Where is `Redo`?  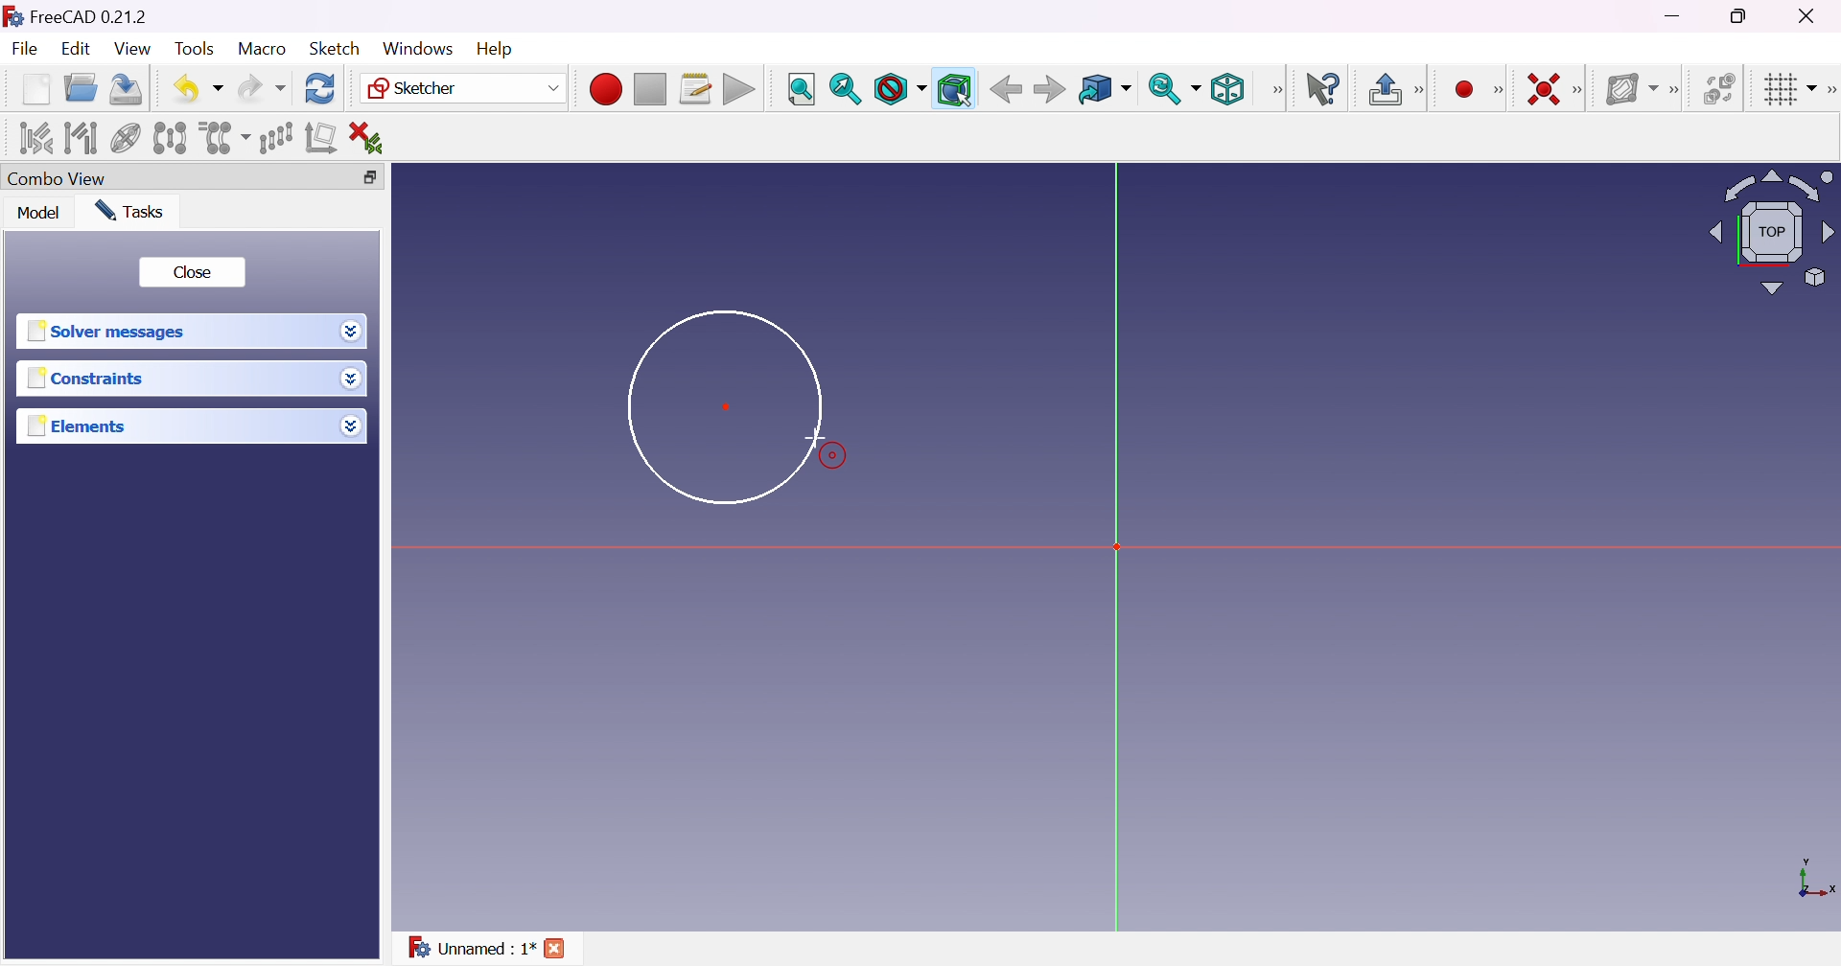 Redo is located at coordinates (262, 88).